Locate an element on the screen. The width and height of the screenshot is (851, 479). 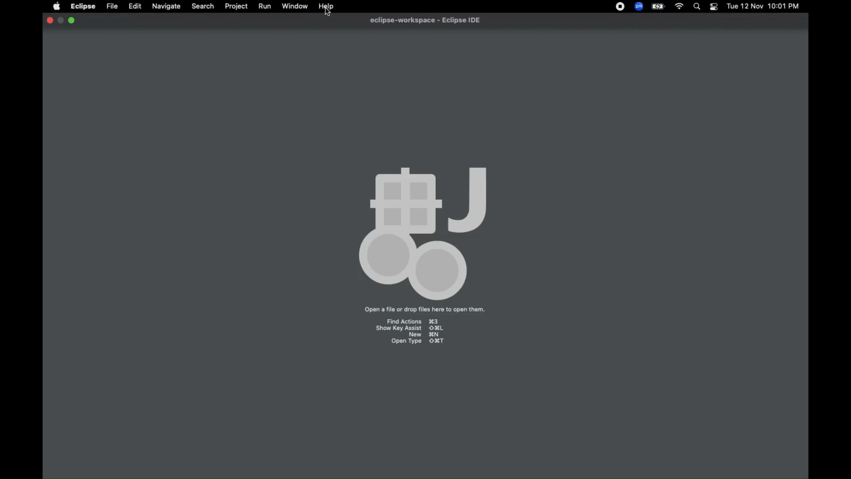
Minimize is located at coordinates (72, 20).